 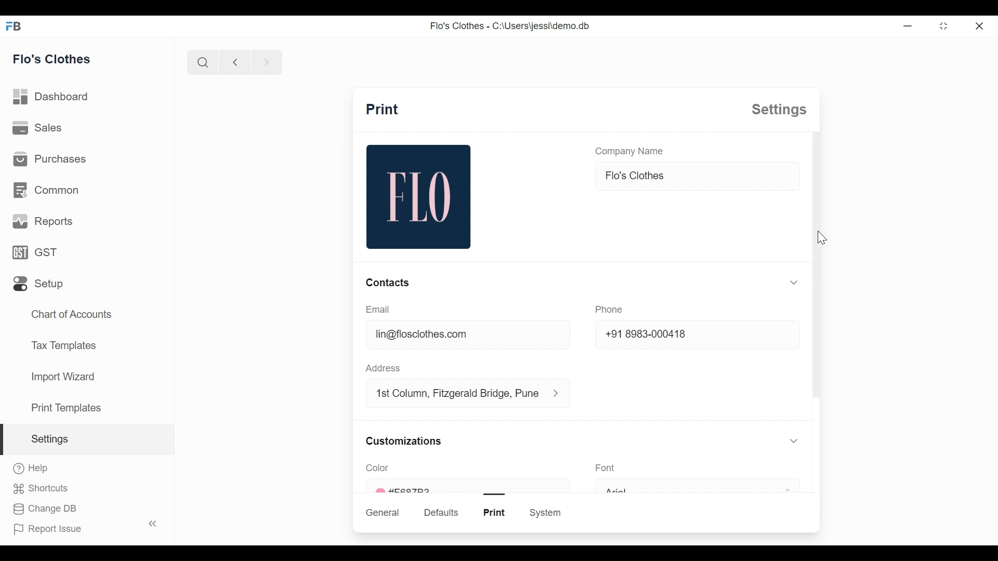 I want to click on general, so click(x=383, y=513).